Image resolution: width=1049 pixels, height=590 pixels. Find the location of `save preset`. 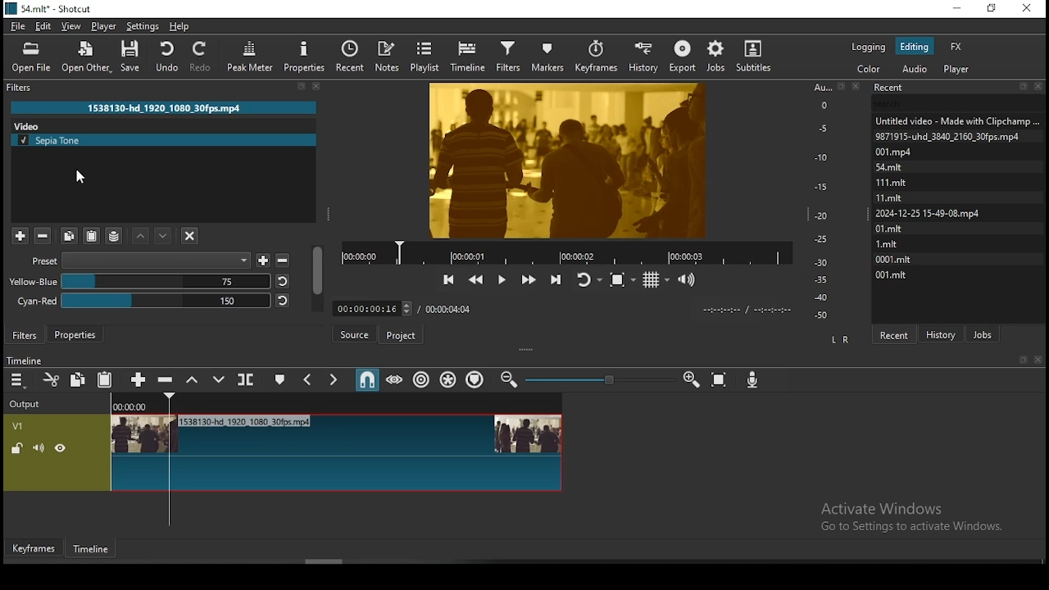

save preset is located at coordinates (263, 261).